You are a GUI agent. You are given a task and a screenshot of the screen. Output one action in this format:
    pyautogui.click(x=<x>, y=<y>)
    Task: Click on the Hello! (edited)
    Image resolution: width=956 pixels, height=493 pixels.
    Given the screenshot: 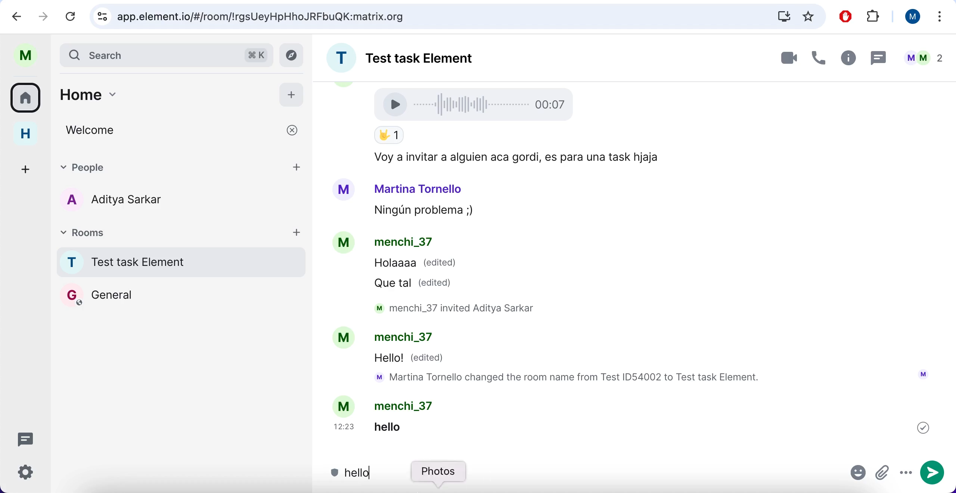 What is the action you would take?
    pyautogui.click(x=410, y=359)
    